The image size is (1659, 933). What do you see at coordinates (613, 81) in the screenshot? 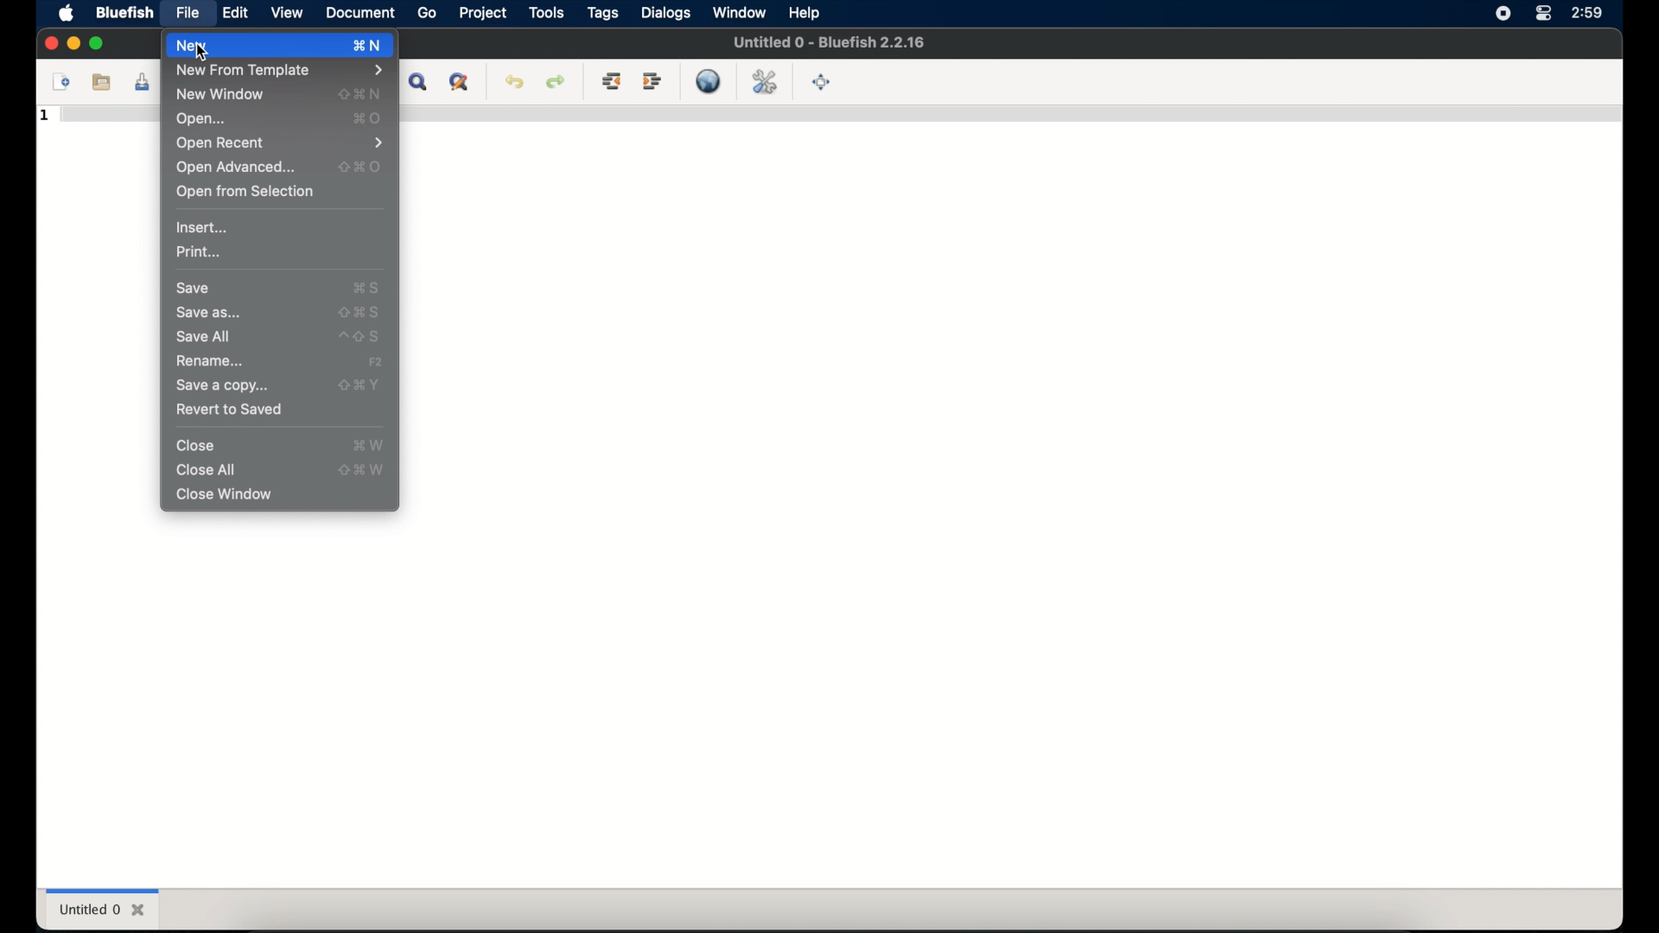
I see `unindent` at bounding box center [613, 81].